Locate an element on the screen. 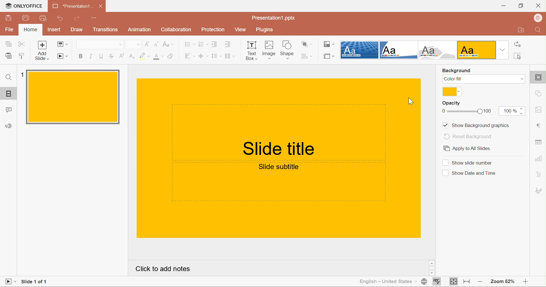  Zoom out is located at coordinates (481, 282).